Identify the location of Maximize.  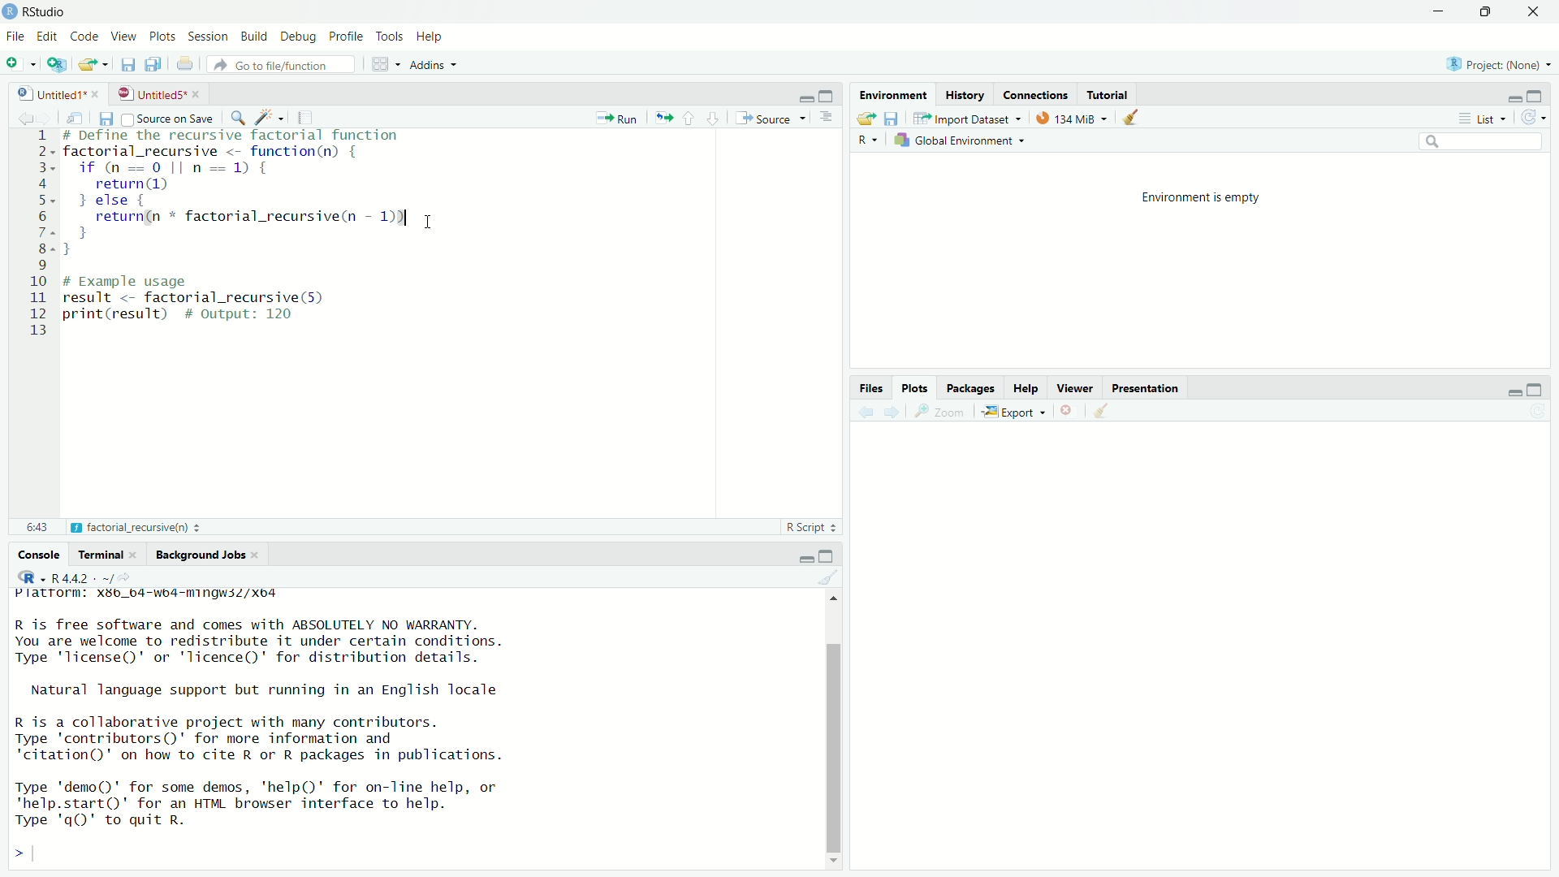
(1482, 13).